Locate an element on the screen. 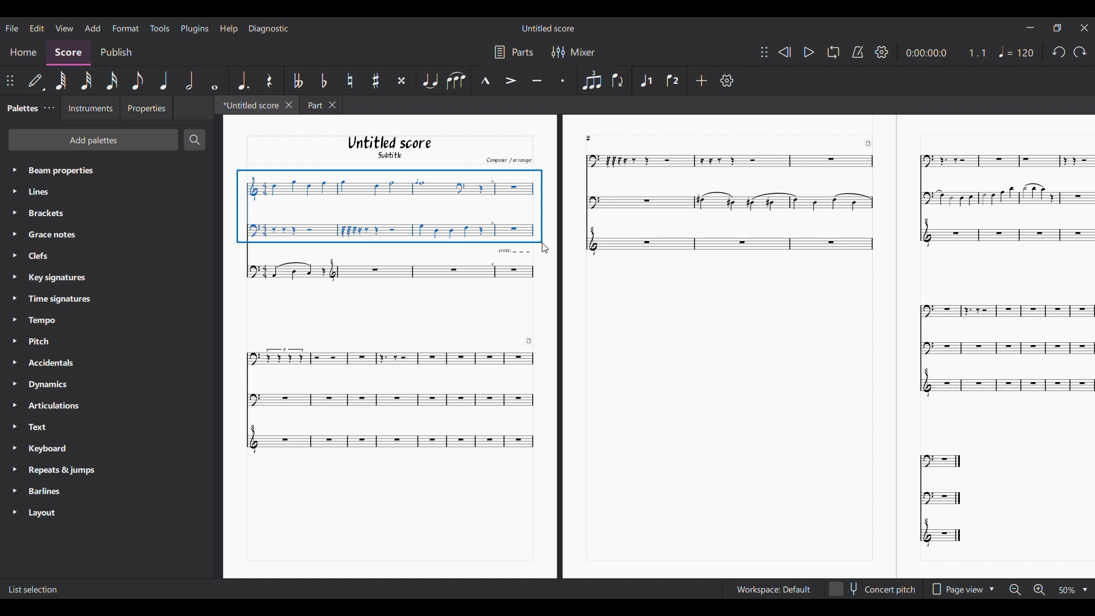 This screenshot has width=1095, height=616. Flip direction is located at coordinates (617, 81).